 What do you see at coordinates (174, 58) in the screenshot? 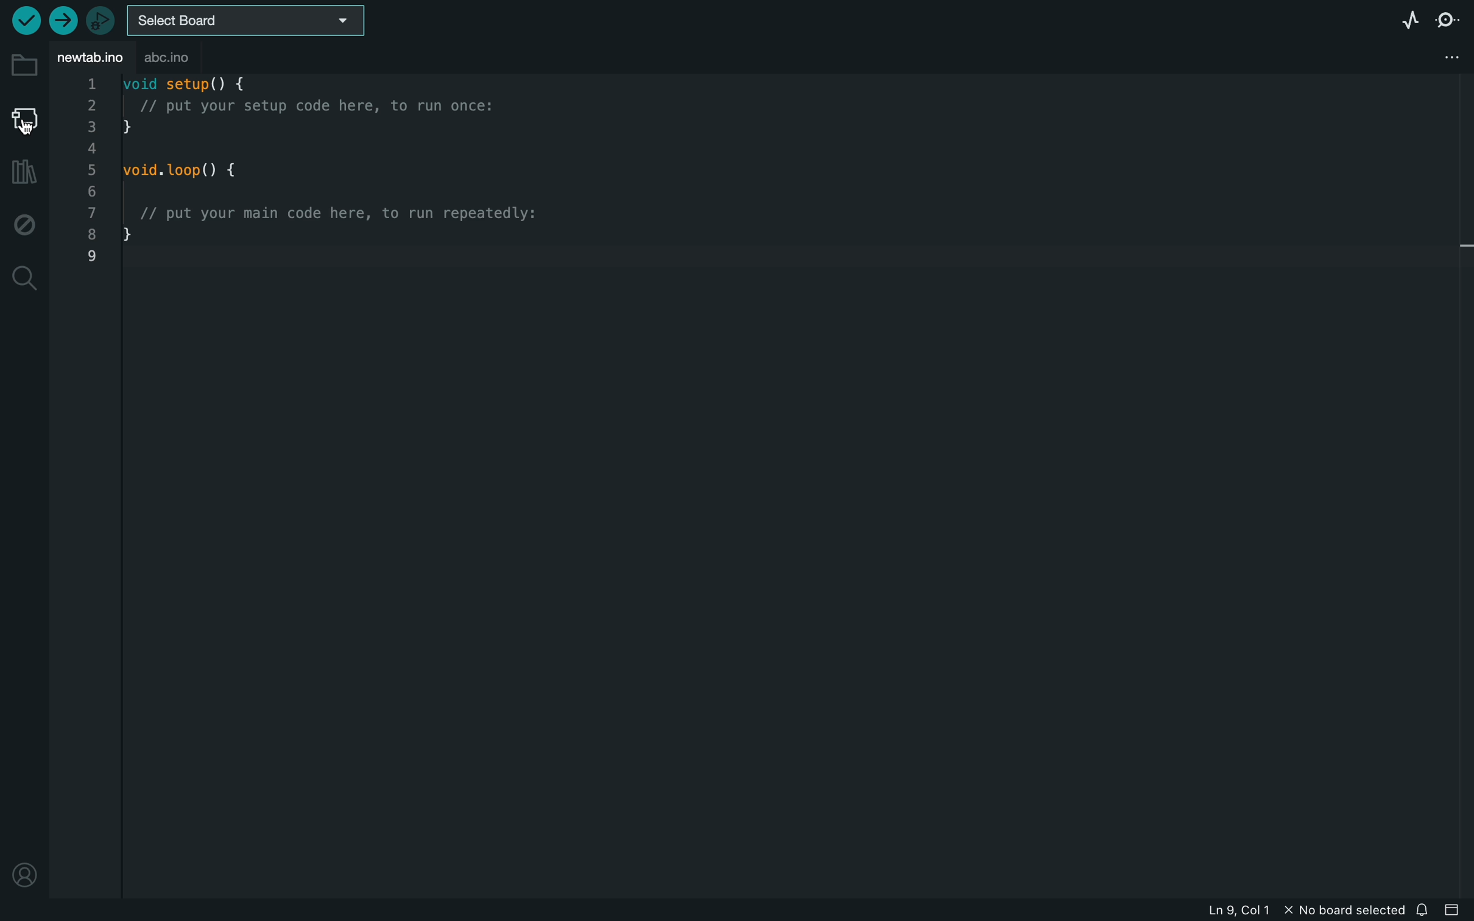
I see `abc .ino` at bounding box center [174, 58].